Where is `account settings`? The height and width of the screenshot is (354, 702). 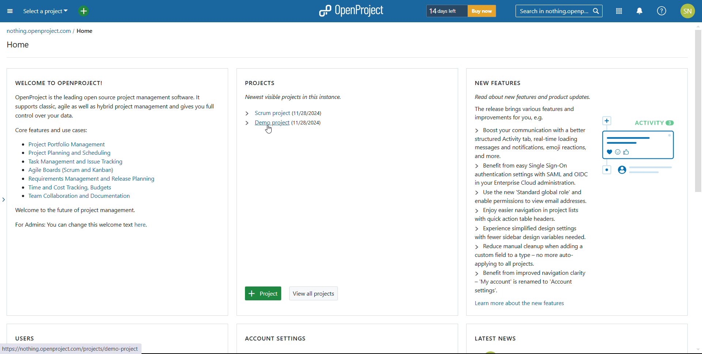 account settings is located at coordinates (276, 339).